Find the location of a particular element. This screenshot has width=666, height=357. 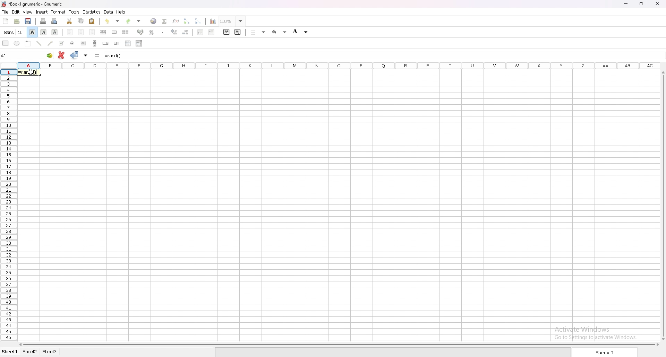

accounting is located at coordinates (141, 32).